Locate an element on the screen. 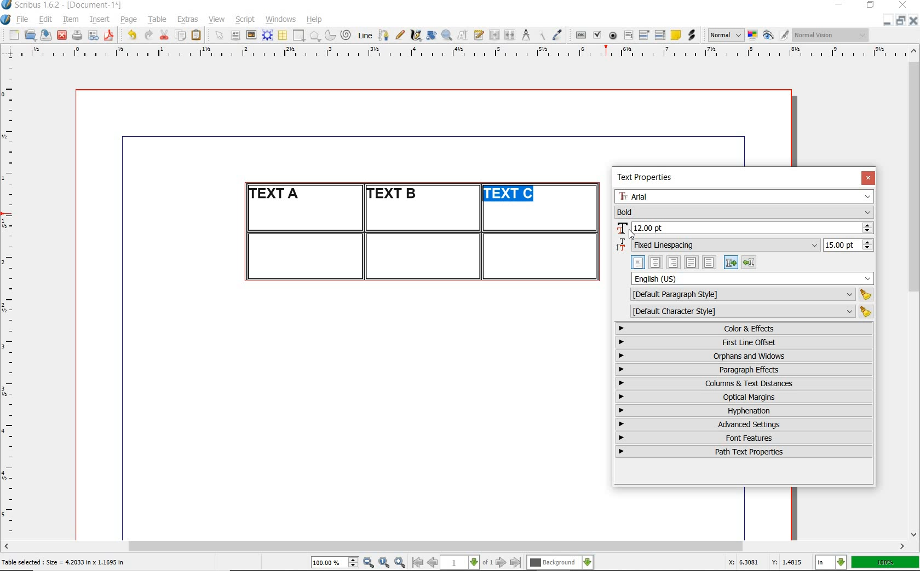 The height and width of the screenshot is (571, 920). open is located at coordinates (30, 34).